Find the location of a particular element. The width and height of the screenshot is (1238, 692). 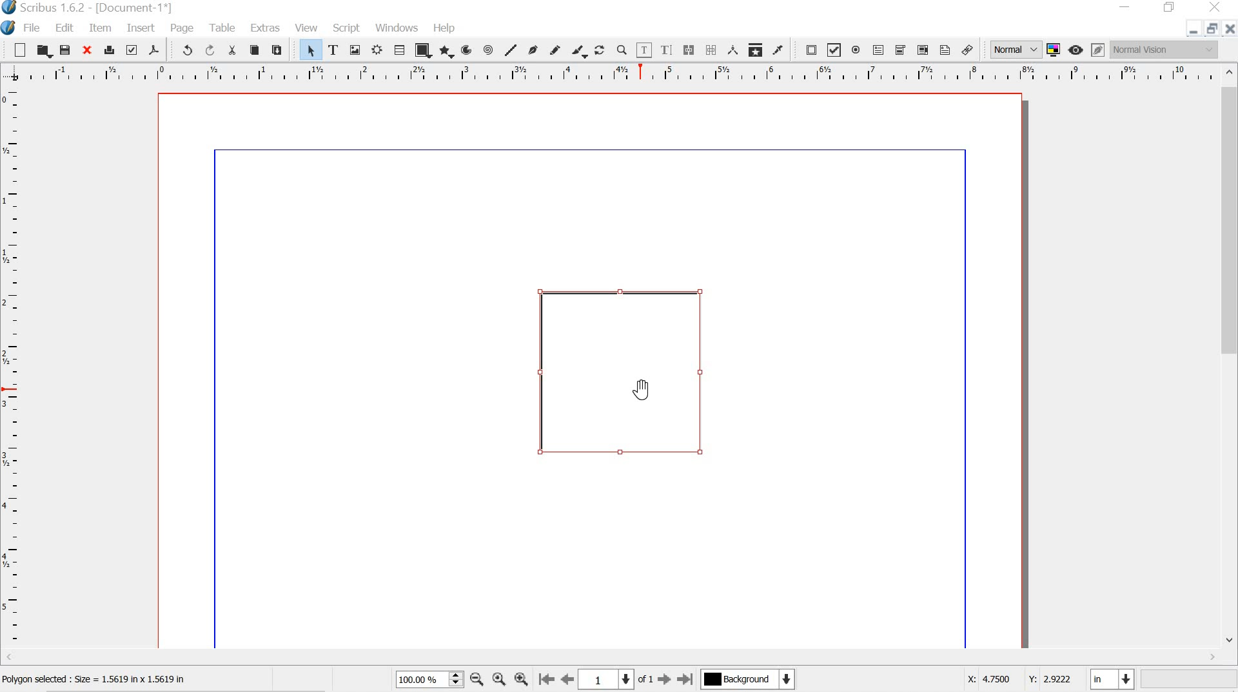

cursor is located at coordinates (640, 394).